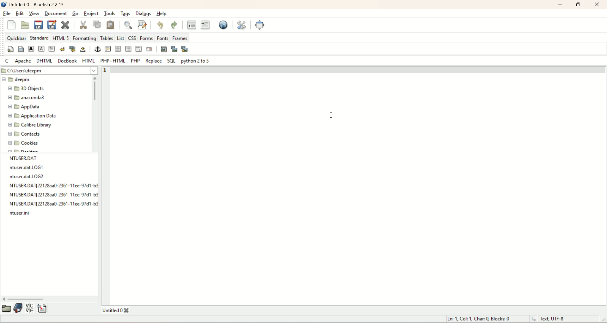 The image size is (607, 323). What do you see at coordinates (62, 49) in the screenshot?
I see `break` at bounding box center [62, 49].